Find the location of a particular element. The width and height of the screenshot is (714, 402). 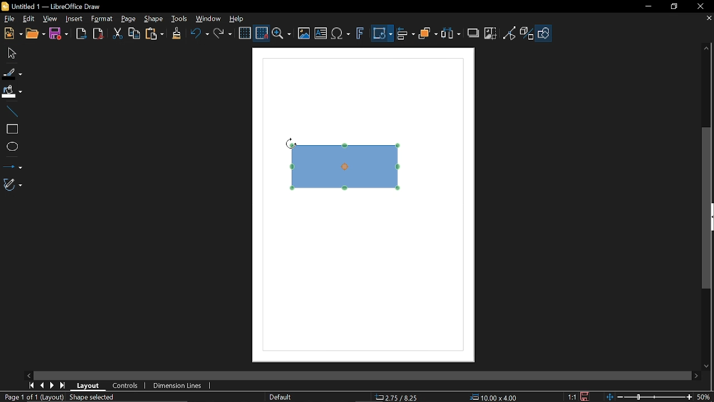

Page is located at coordinates (128, 18).